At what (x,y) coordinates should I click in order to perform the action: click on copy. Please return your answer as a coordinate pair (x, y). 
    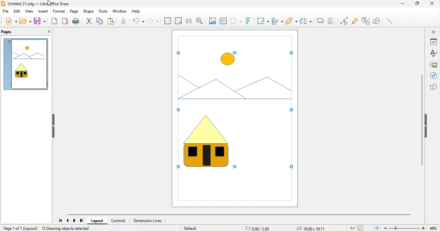
    Looking at the image, I should click on (100, 21).